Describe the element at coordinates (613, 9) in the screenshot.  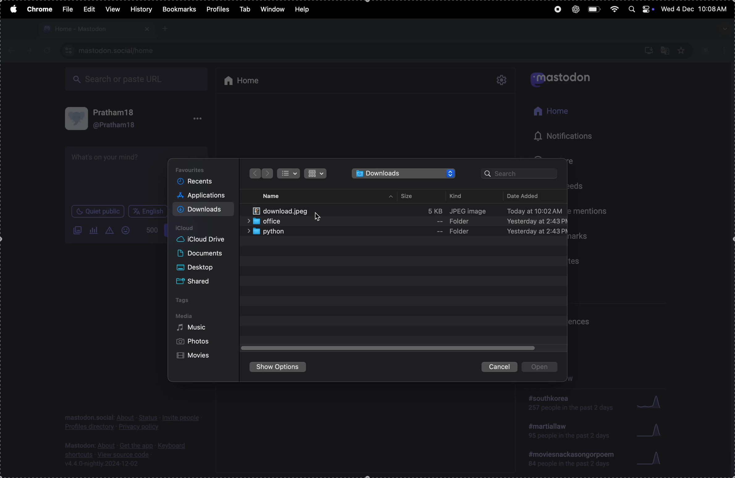
I see `wifi` at that location.